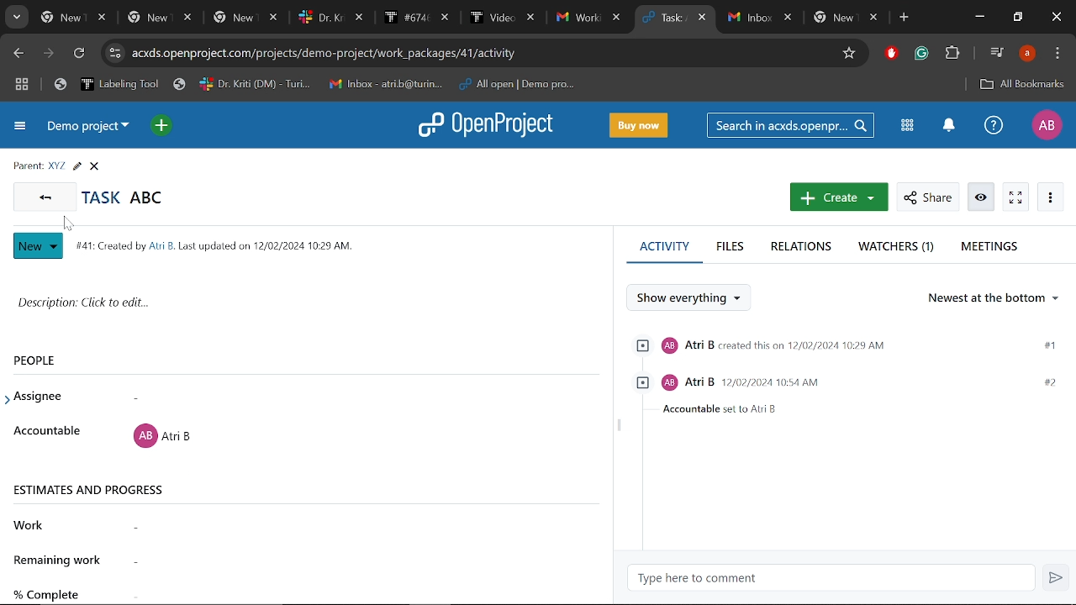  What do you see at coordinates (344, 439) in the screenshot?
I see `Task assigned to a user` at bounding box center [344, 439].